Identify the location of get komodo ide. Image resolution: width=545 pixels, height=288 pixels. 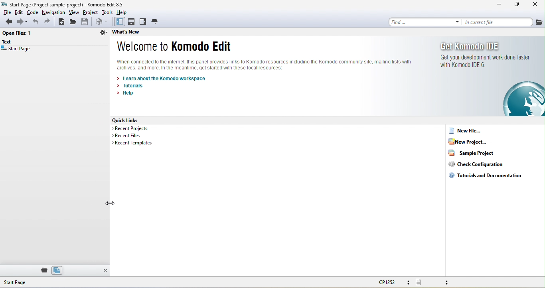
(485, 58).